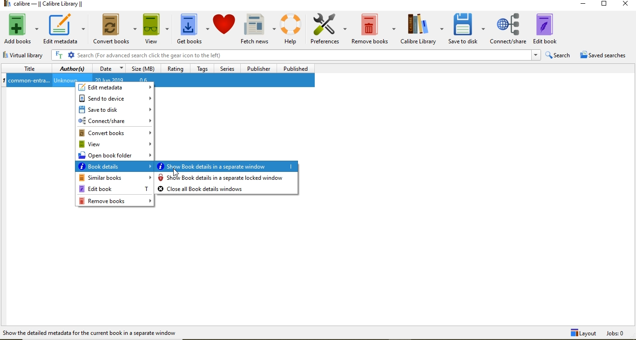 The width and height of the screenshot is (636, 340). What do you see at coordinates (259, 28) in the screenshot?
I see `fetch news` at bounding box center [259, 28].